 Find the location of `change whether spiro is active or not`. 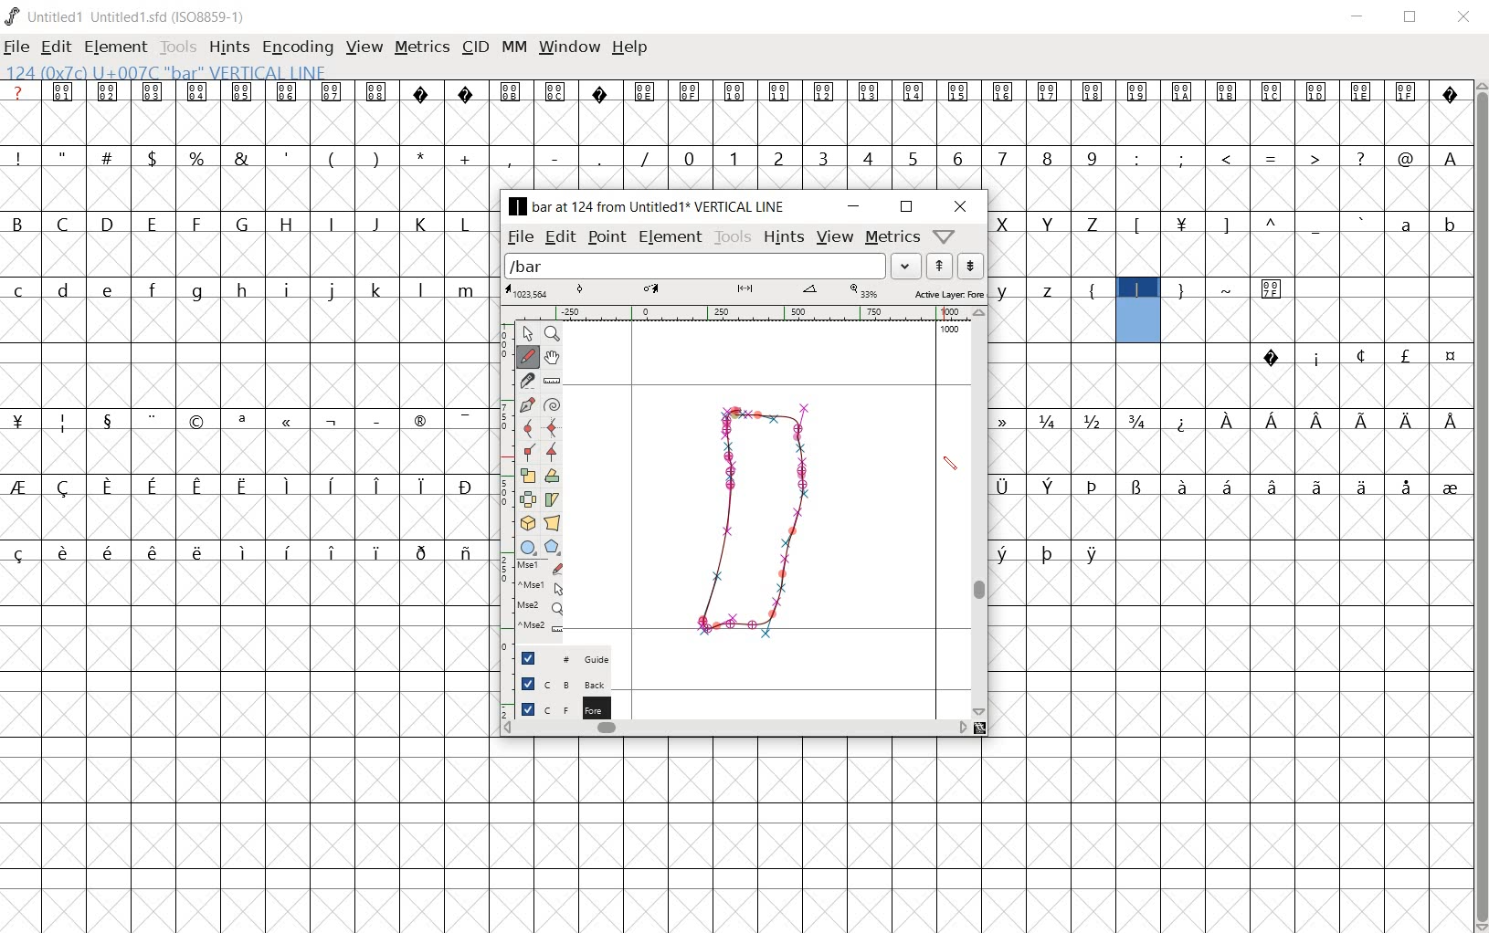

change whether spiro is active or not is located at coordinates (551, 404).